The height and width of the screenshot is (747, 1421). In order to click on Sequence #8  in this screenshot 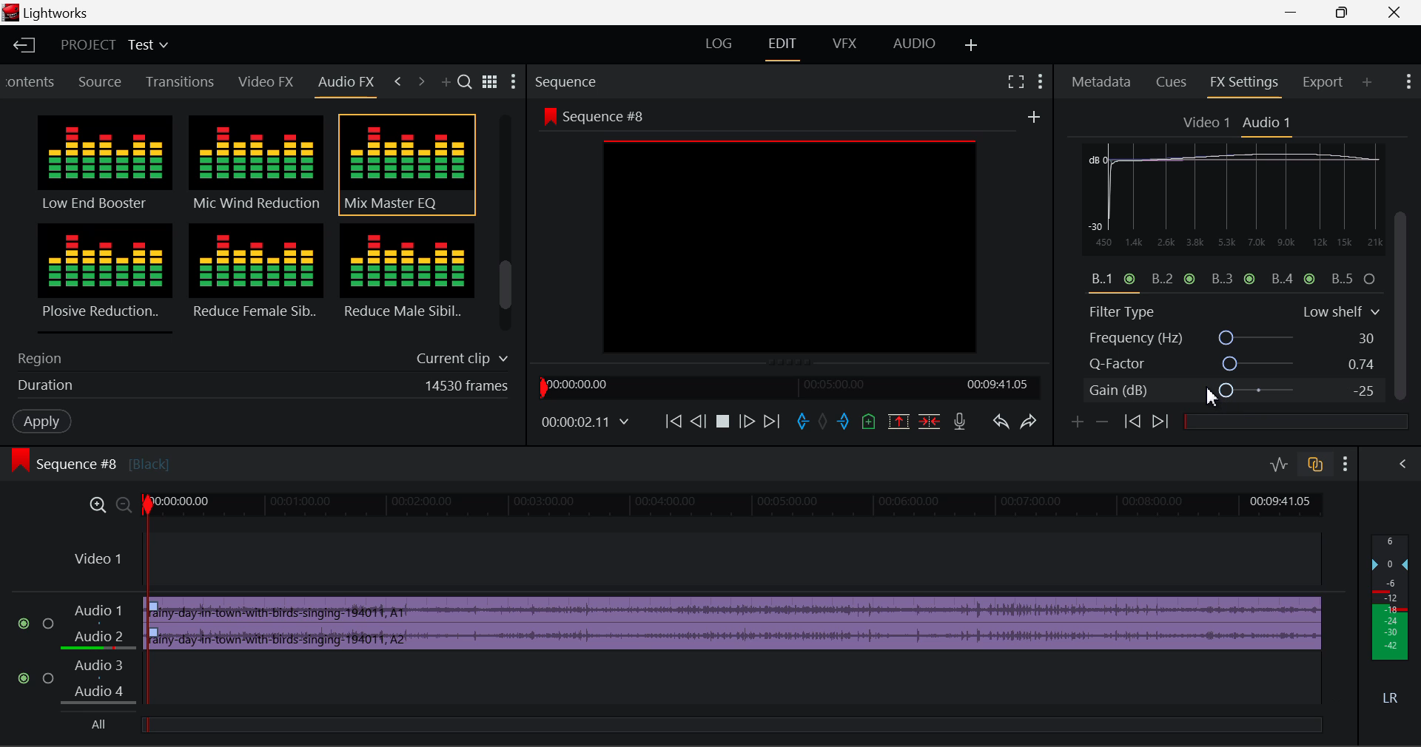, I will do `click(592, 113)`.